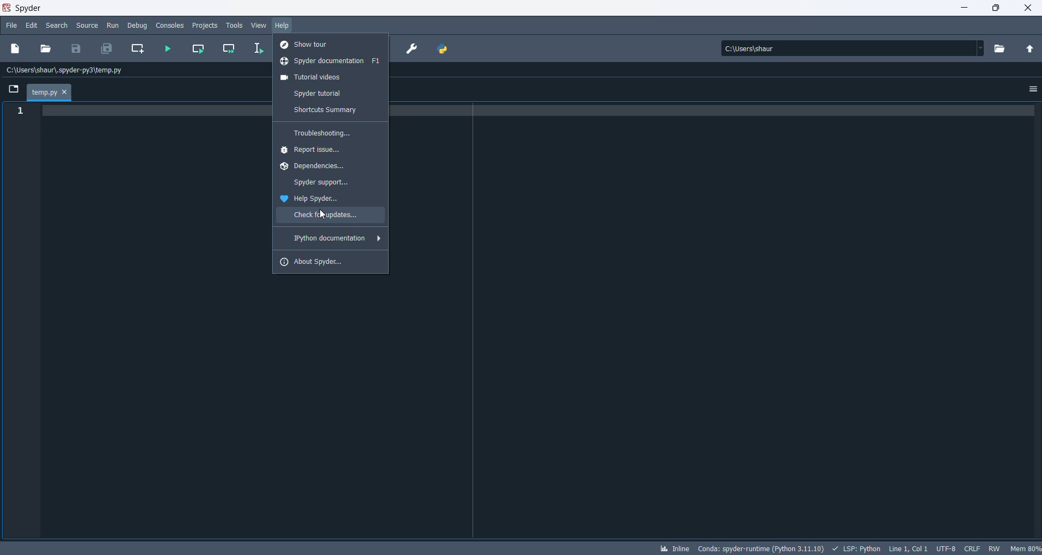 The height and width of the screenshot is (555, 1042). What do you see at coordinates (230, 48) in the screenshot?
I see `run current cell` at bounding box center [230, 48].